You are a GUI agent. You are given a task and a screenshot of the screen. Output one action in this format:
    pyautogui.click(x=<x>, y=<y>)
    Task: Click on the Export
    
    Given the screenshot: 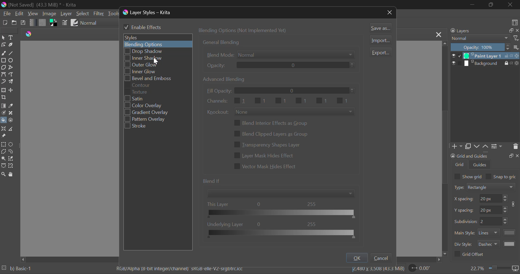 What is the action you would take?
    pyautogui.click(x=380, y=52)
    